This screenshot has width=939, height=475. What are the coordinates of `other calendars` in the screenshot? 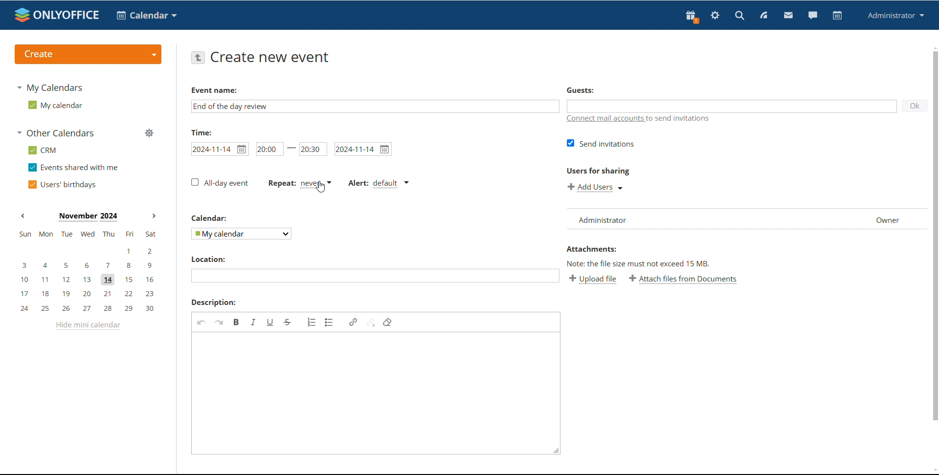 It's located at (57, 132).